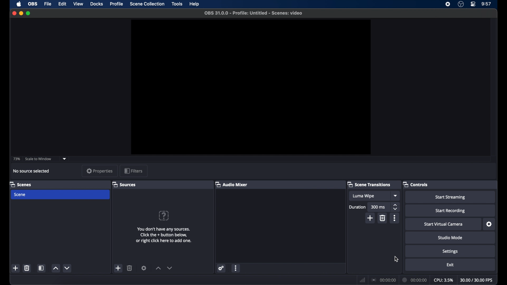 This screenshot has height=285, width=507. Describe the element at coordinates (118, 268) in the screenshot. I see `add` at that location.